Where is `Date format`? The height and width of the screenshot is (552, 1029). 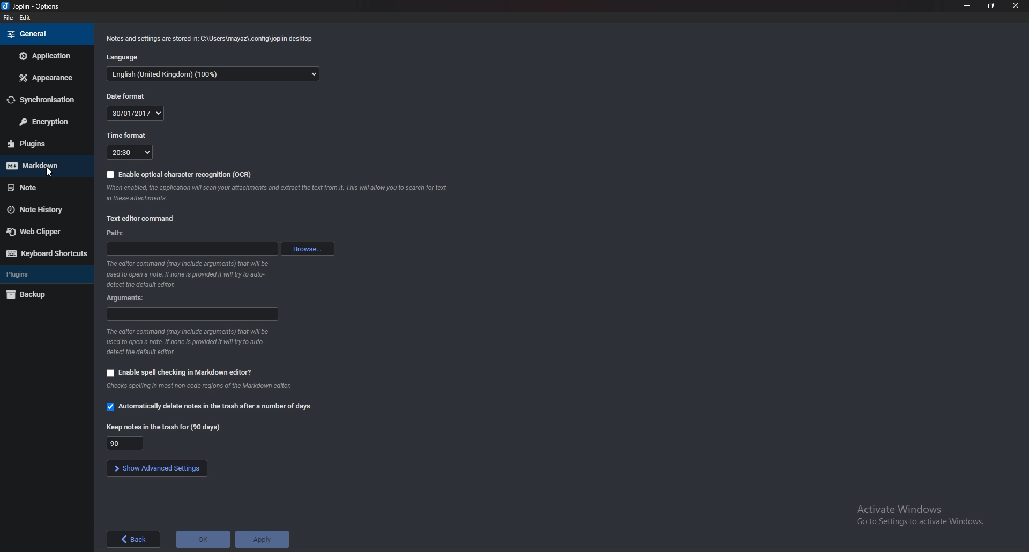
Date format is located at coordinates (128, 95).